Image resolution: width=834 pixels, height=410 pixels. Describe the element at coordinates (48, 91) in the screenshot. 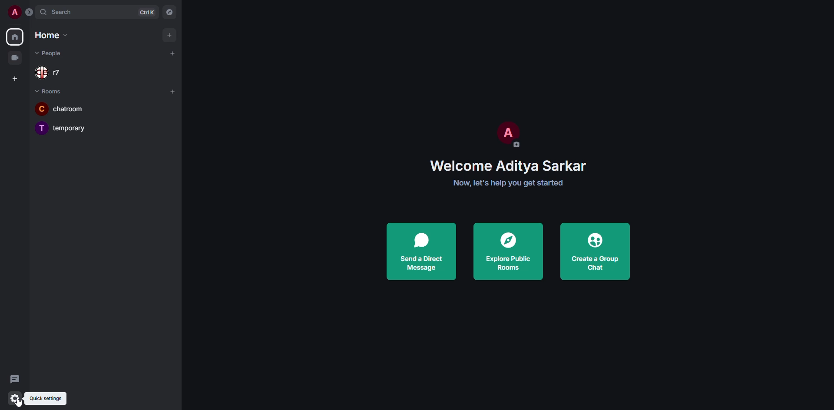

I see `room` at that location.